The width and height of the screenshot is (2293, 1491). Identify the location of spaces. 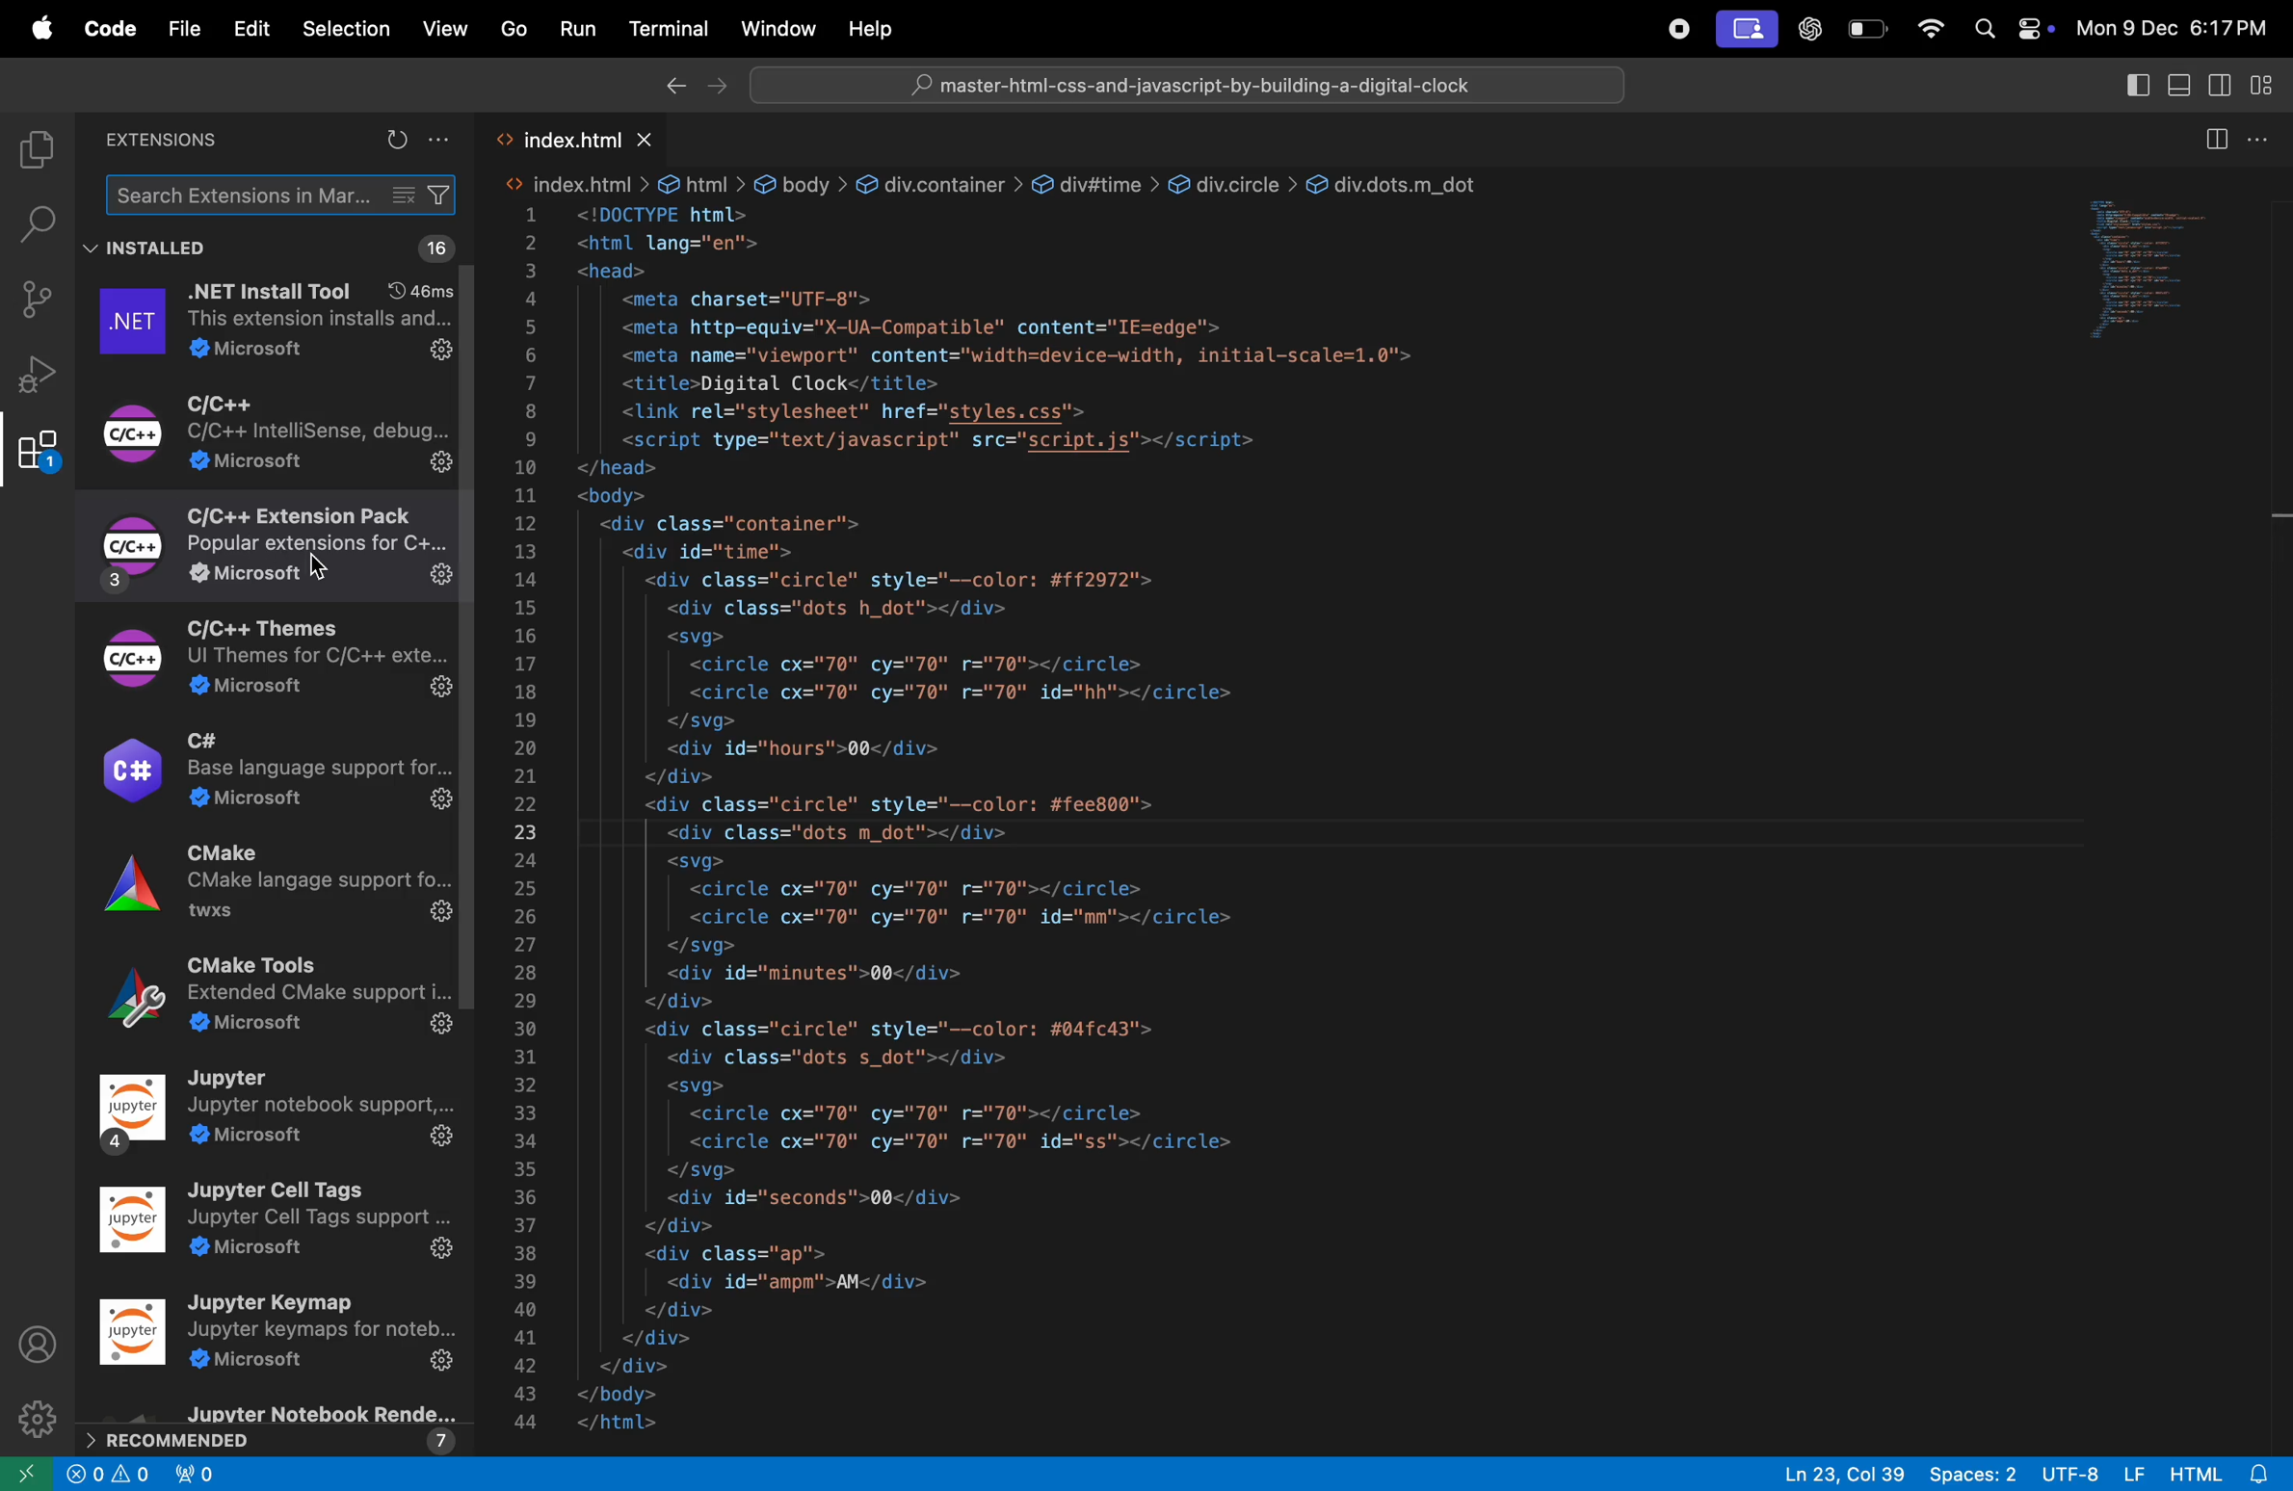
(1972, 1472).